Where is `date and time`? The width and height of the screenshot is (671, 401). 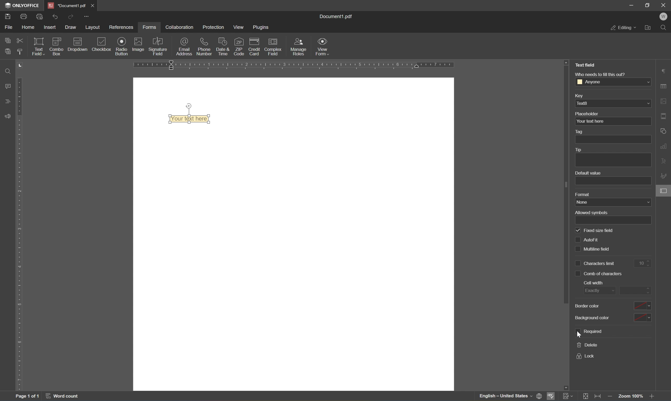 date and time is located at coordinates (222, 47).